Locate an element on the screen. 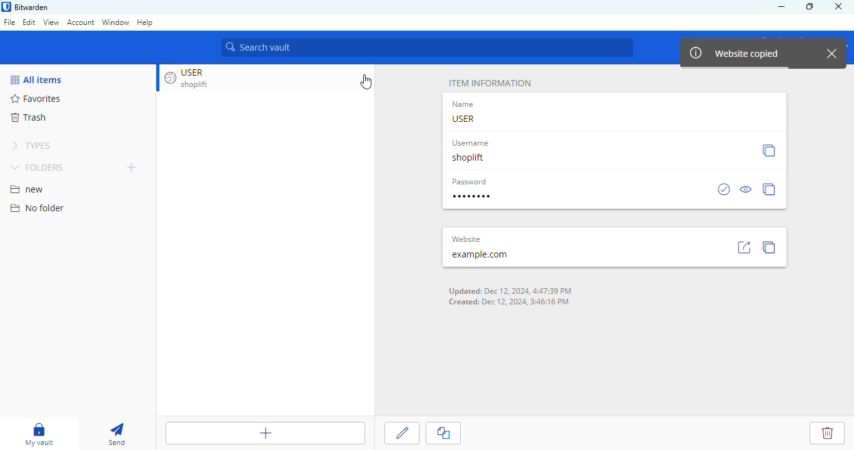  password is located at coordinates (469, 182).